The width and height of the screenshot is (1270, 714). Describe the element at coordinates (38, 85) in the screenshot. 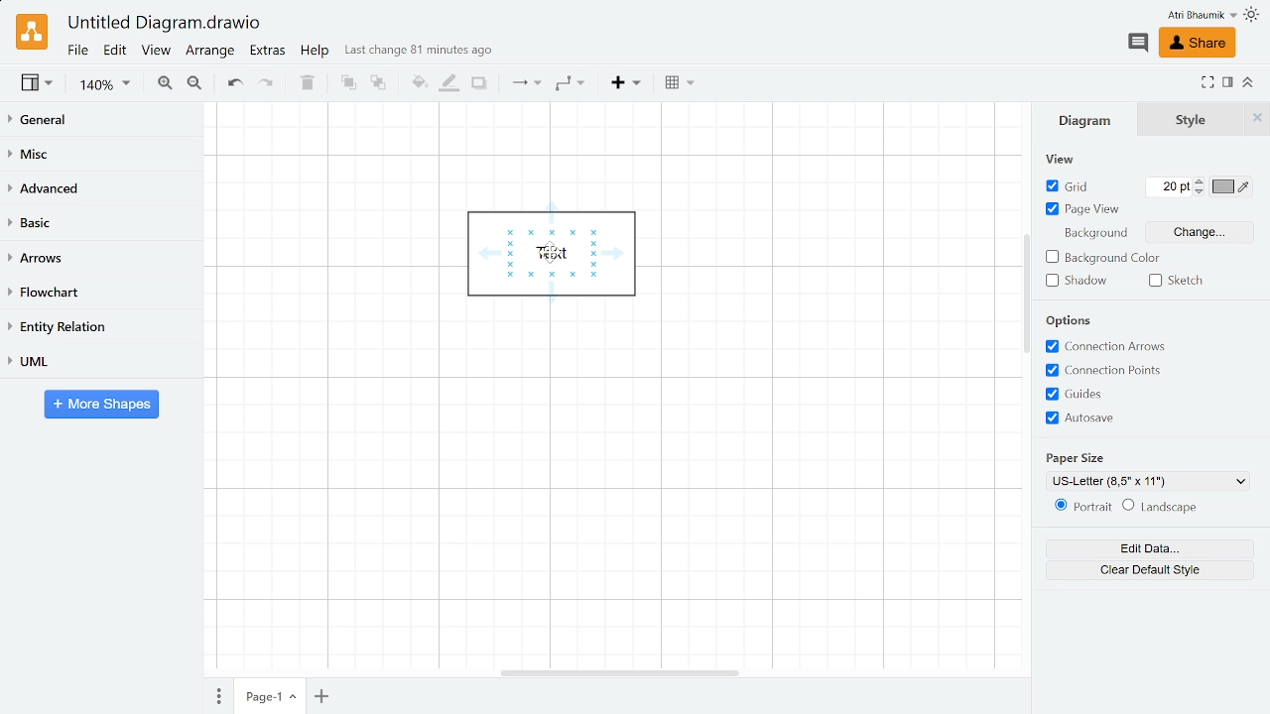

I see `View` at that location.